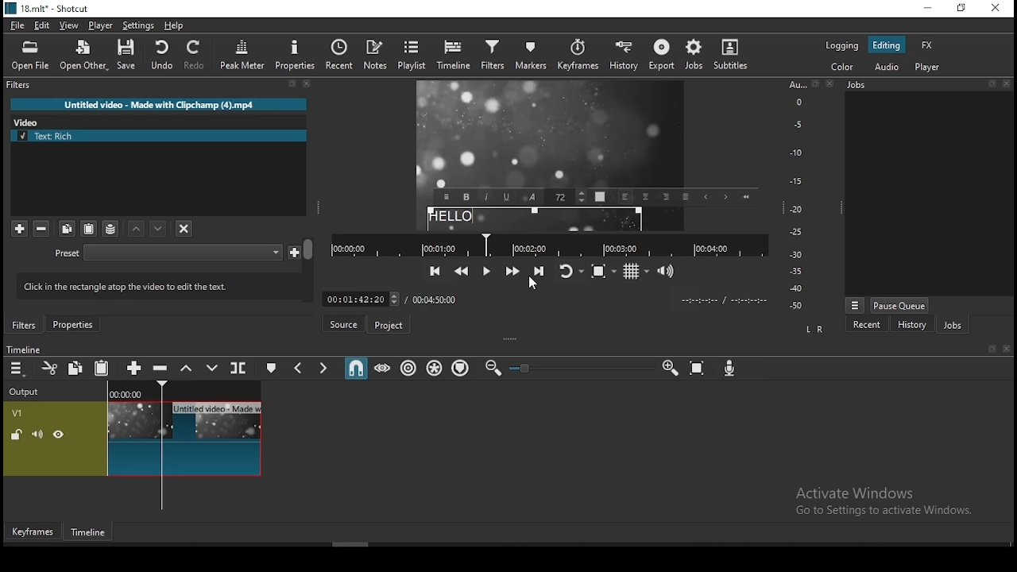 This screenshot has height=572, width=1017. Describe the element at coordinates (408, 368) in the screenshot. I see `ripple` at that location.